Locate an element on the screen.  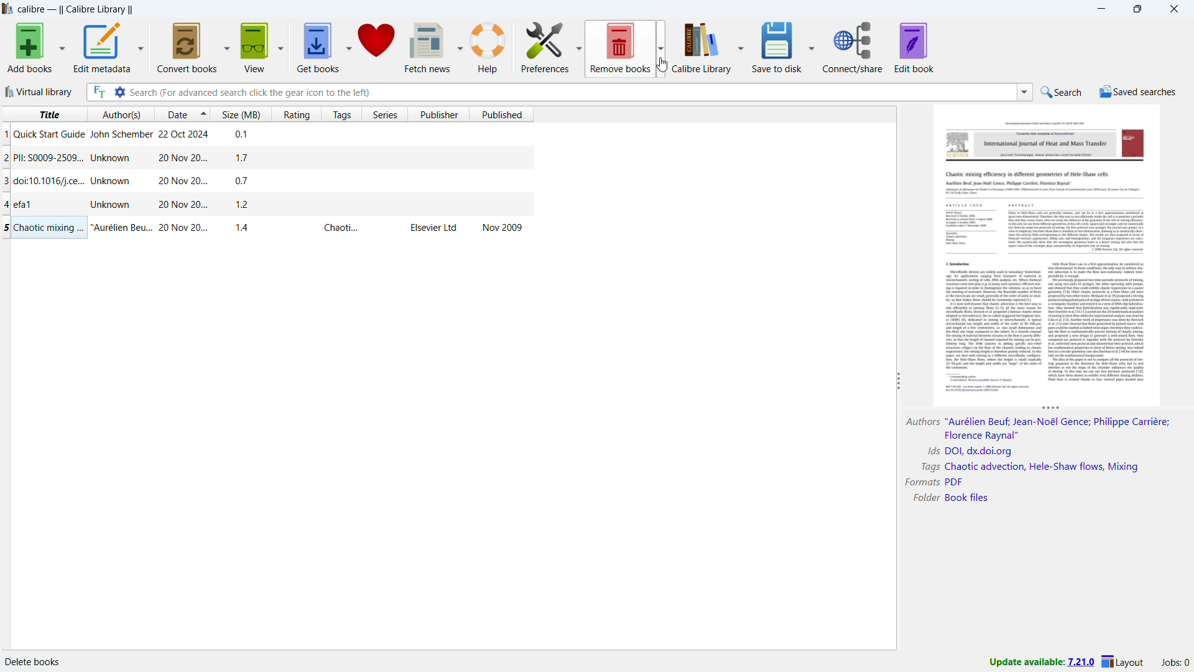
search history is located at coordinates (1025, 93).